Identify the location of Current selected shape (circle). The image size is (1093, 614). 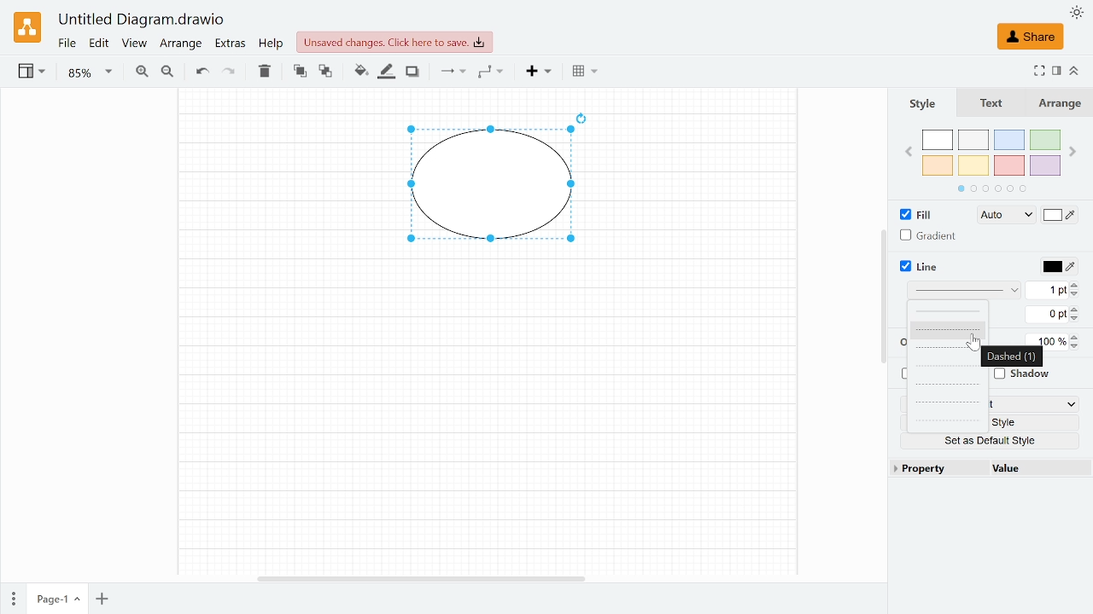
(483, 188).